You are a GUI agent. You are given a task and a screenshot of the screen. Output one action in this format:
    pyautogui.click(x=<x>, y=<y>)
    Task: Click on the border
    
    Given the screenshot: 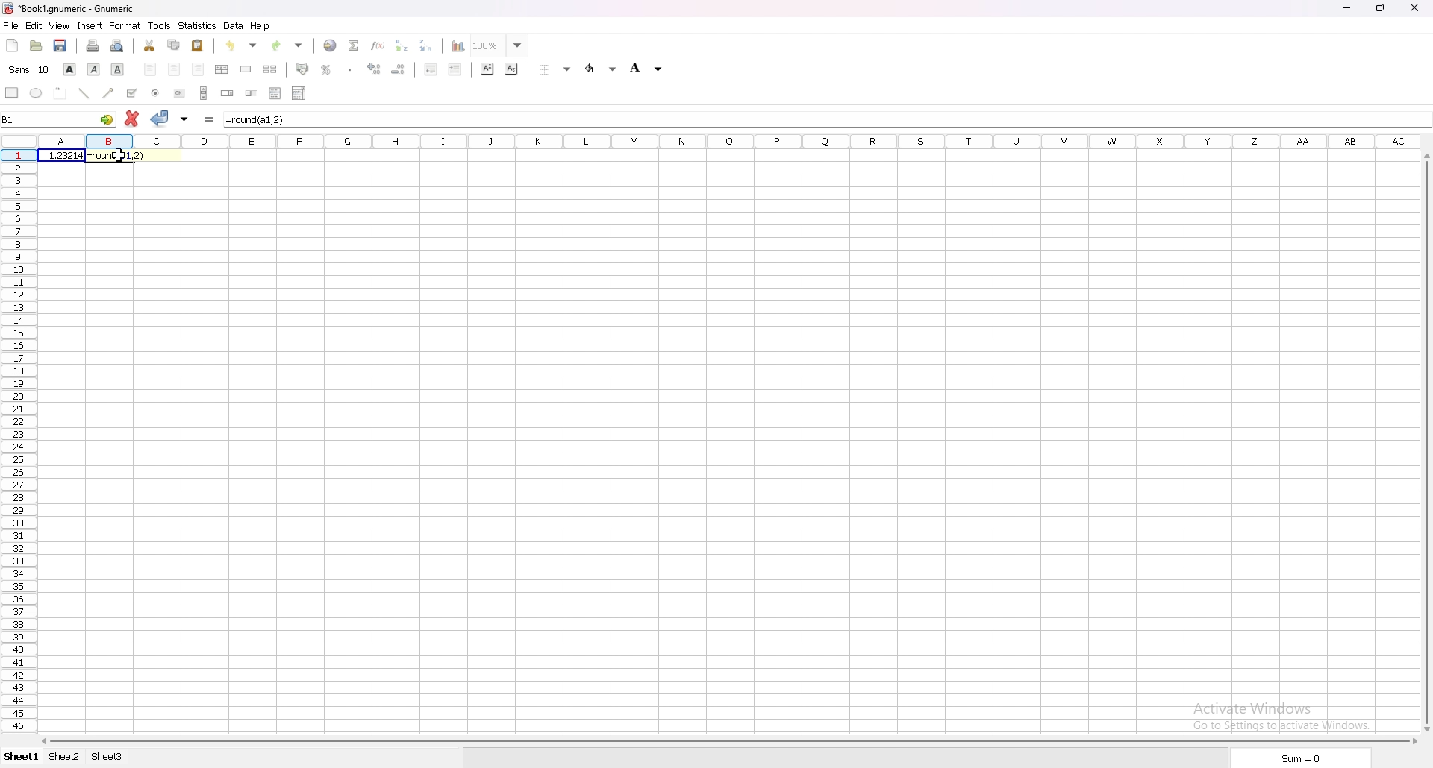 What is the action you would take?
    pyautogui.click(x=554, y=70)
    